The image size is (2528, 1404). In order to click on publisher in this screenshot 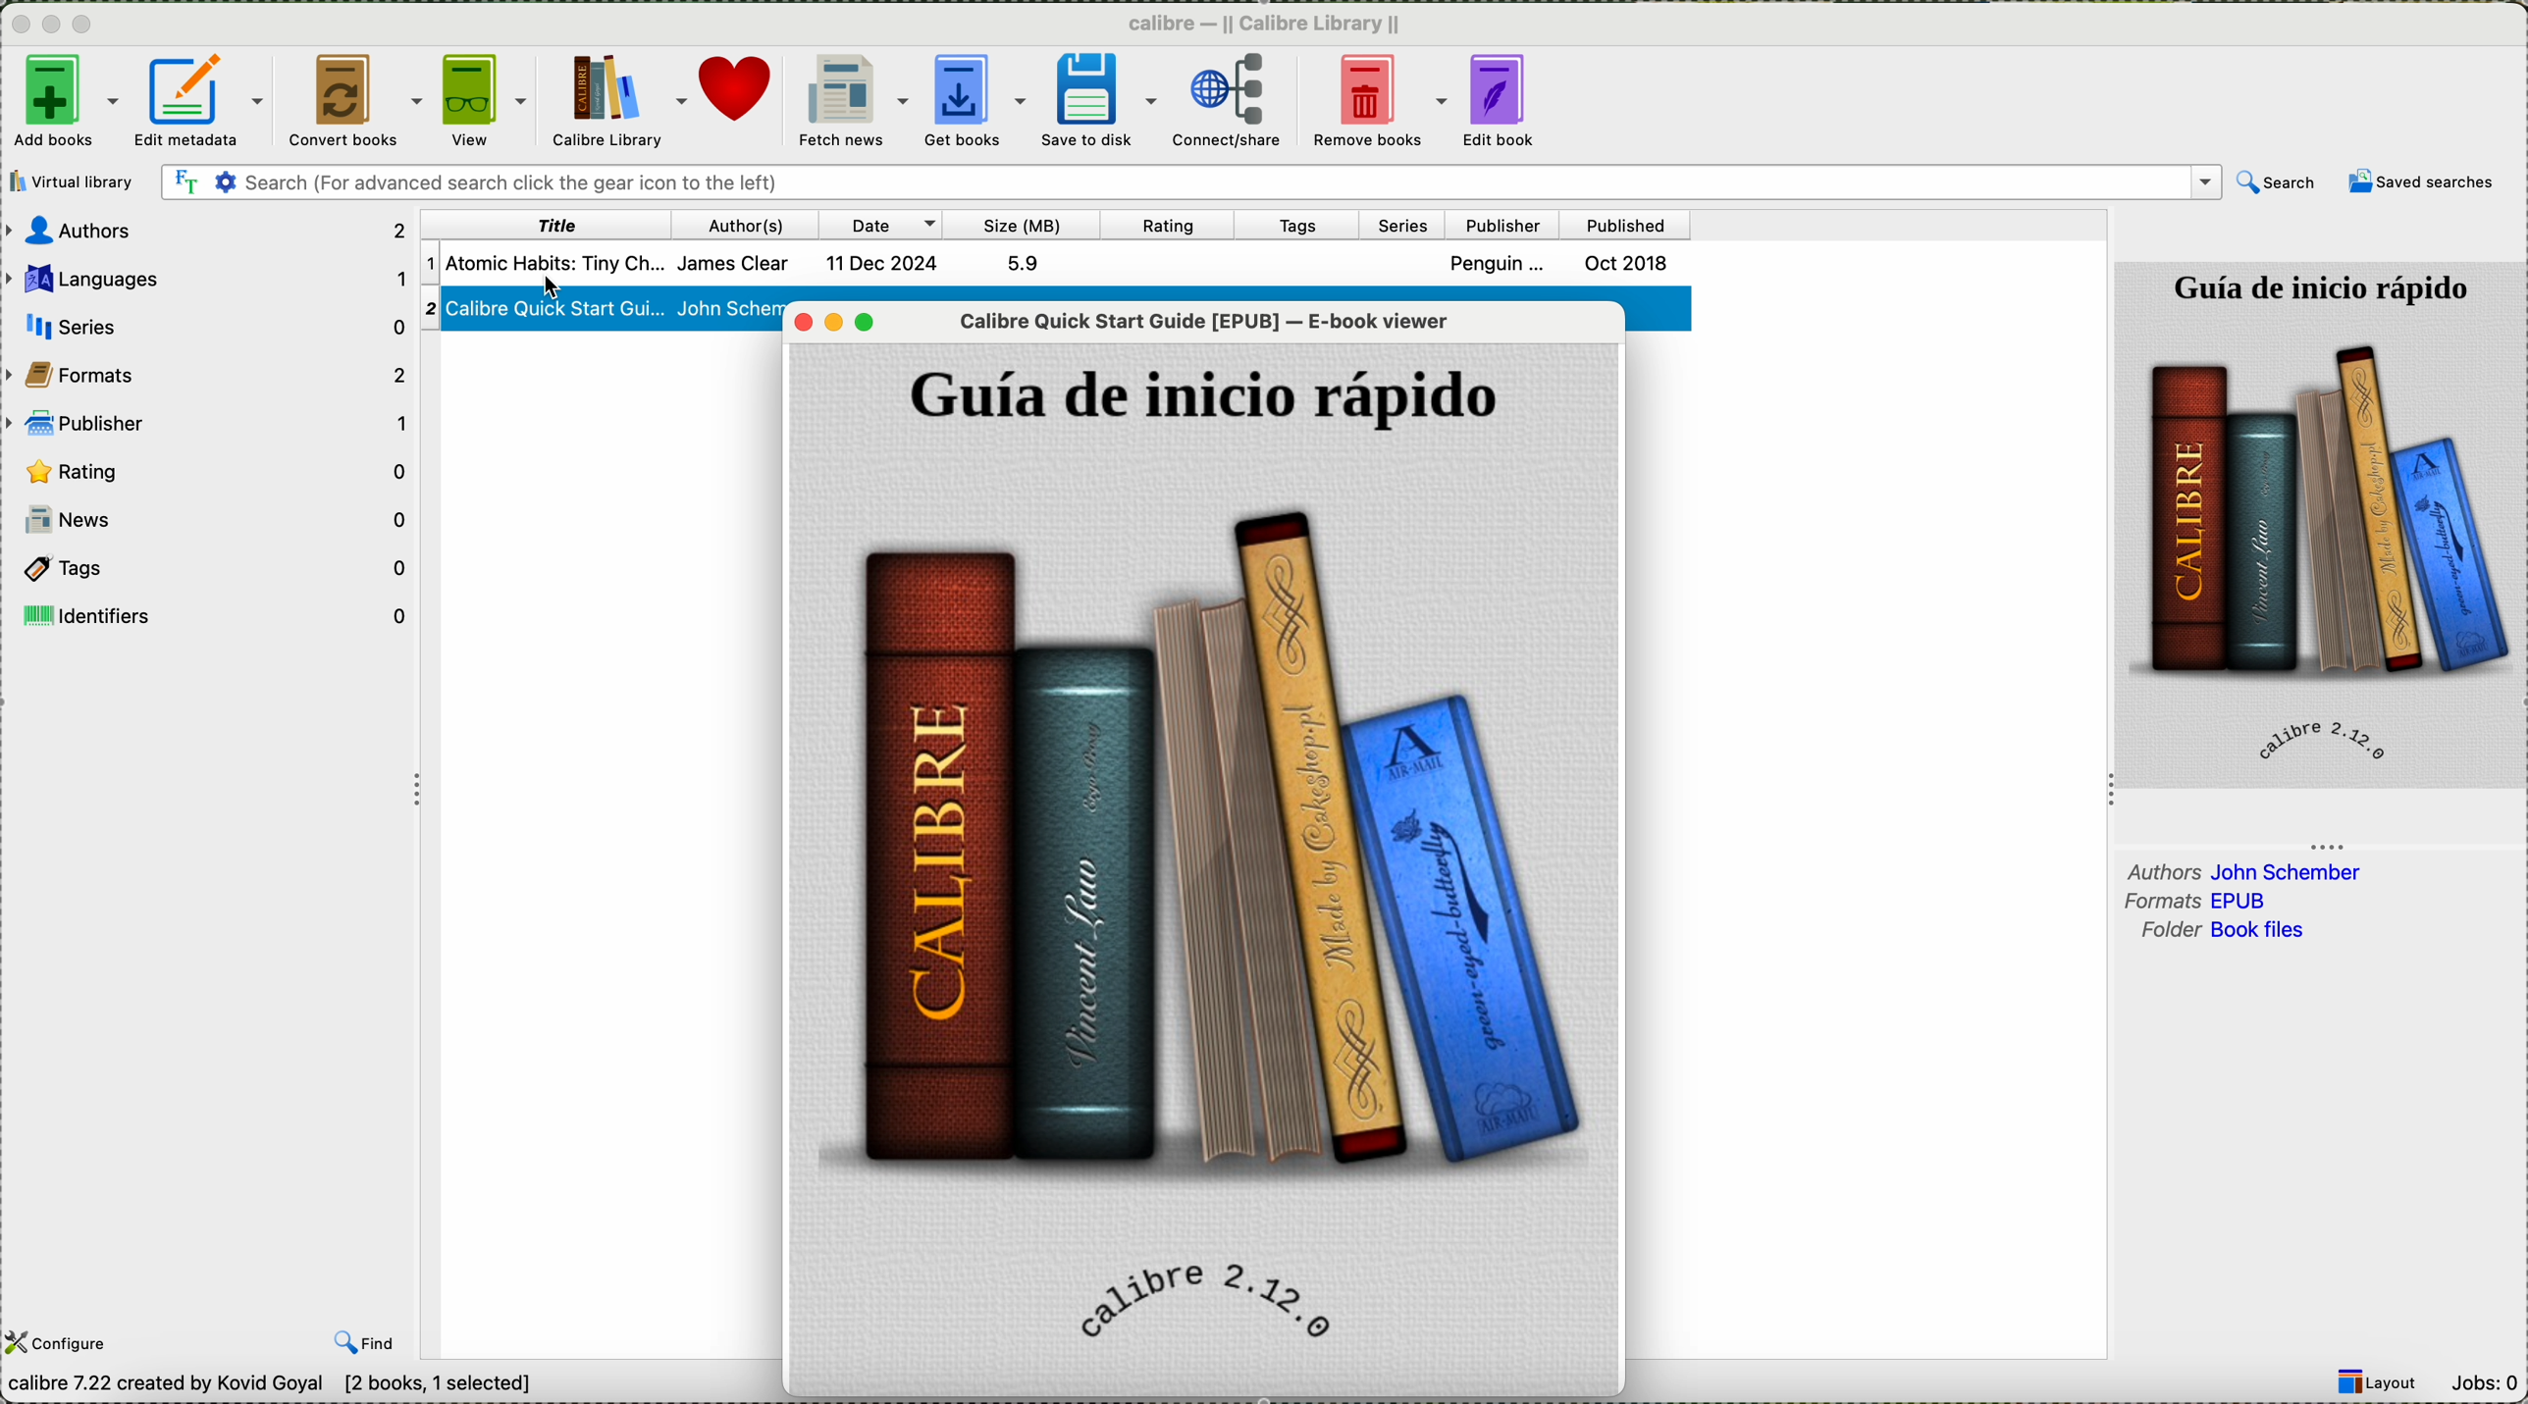, I will do `click(1502, 227)`.